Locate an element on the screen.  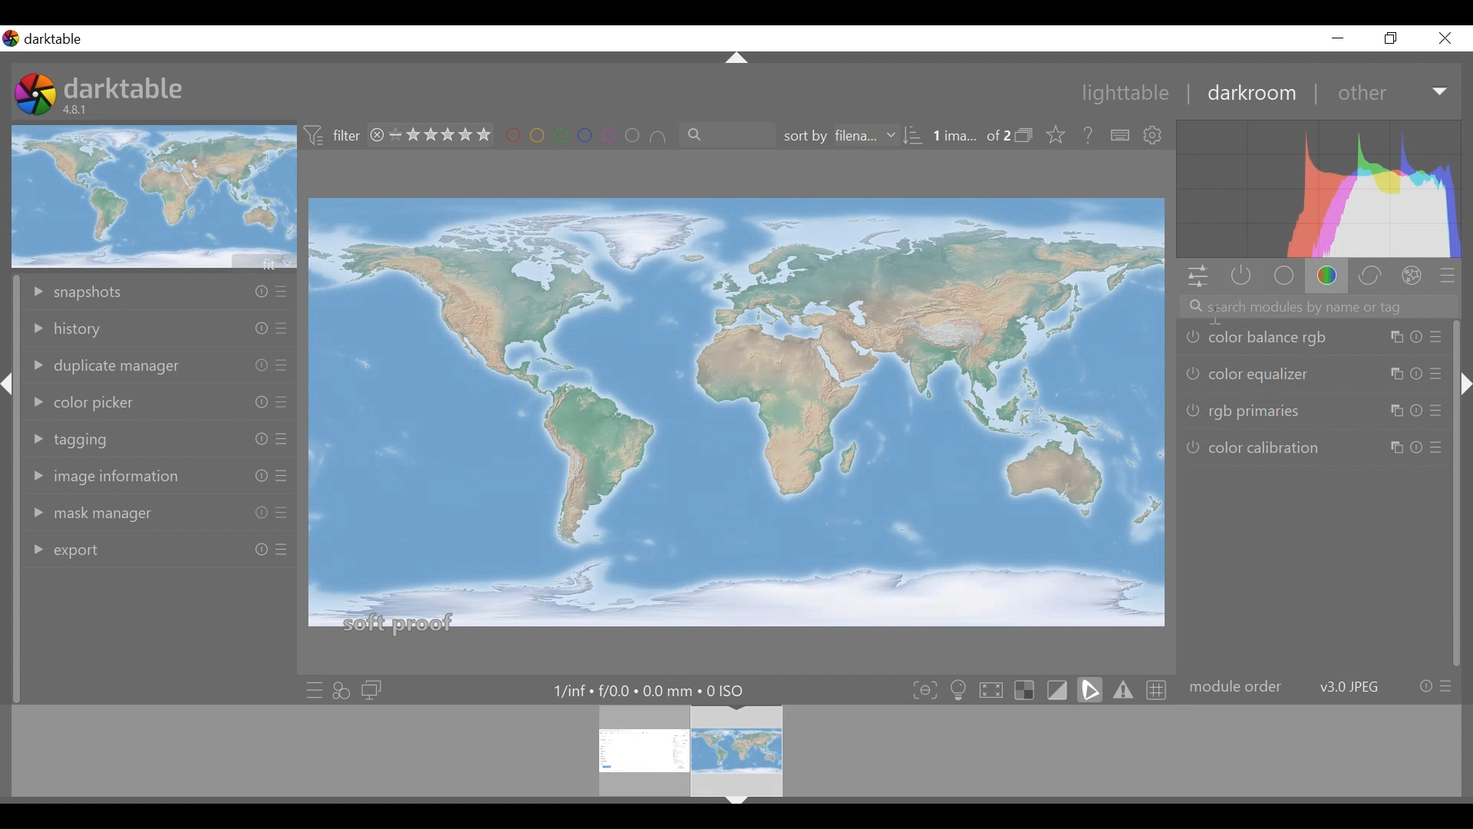
duplicate manager is located at coordinates (107, 366).